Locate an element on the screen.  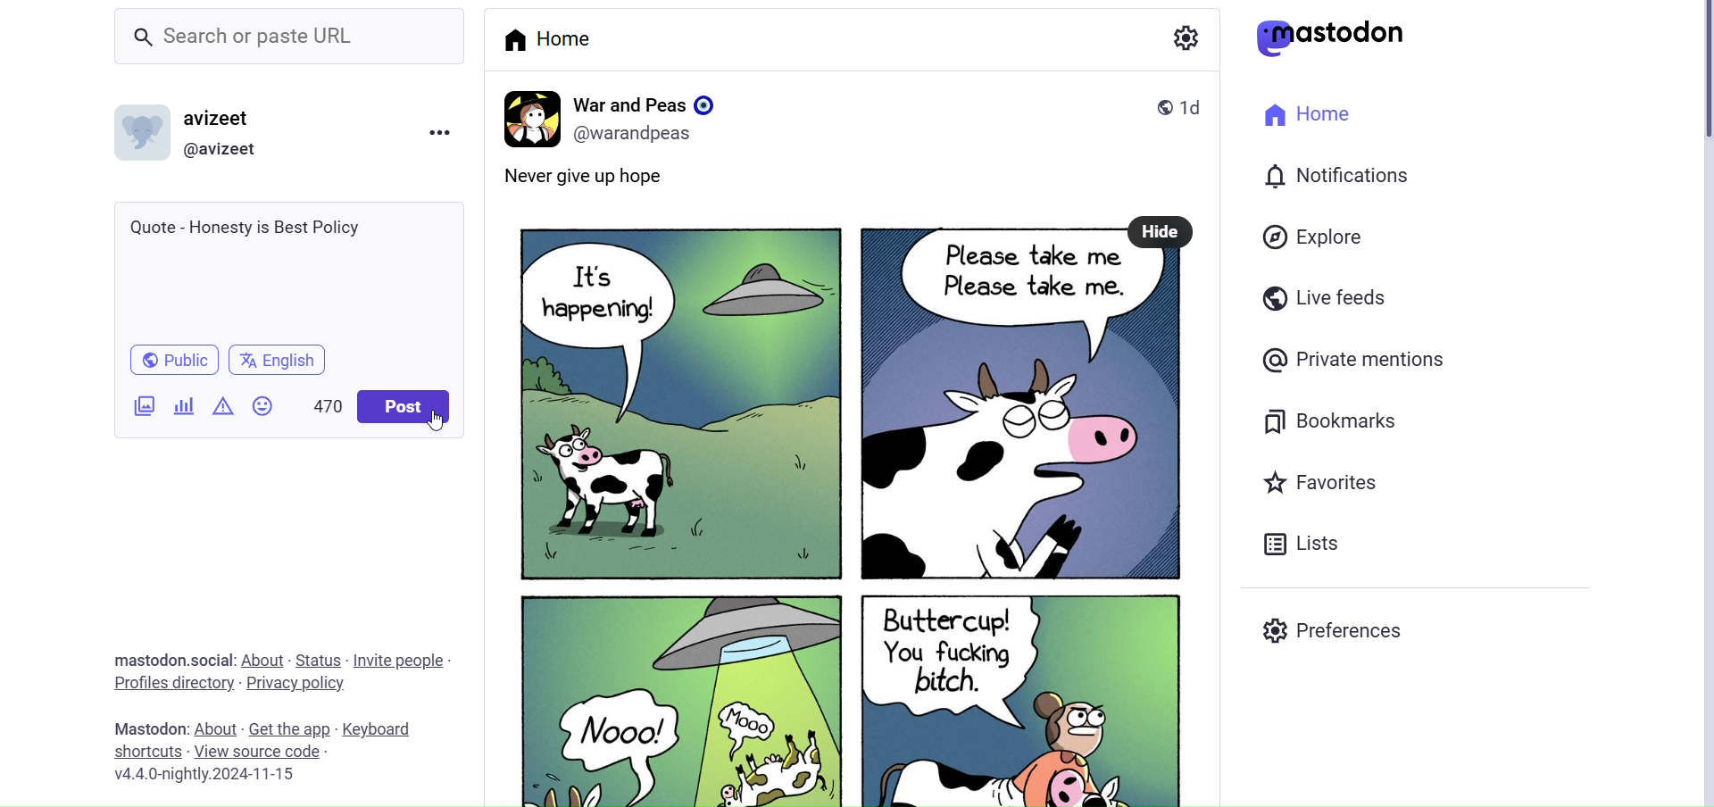
About is located at coordinates (265, 659).